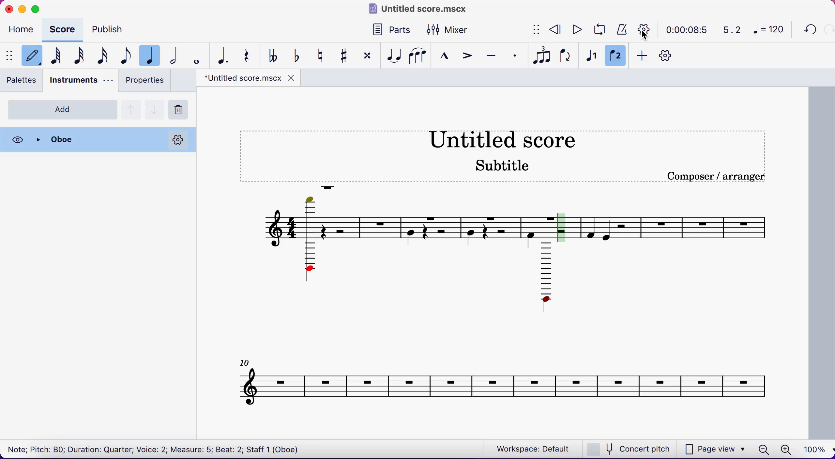 This screenshot has height=459, width=835. I want to click on go down, so click(155, 108).